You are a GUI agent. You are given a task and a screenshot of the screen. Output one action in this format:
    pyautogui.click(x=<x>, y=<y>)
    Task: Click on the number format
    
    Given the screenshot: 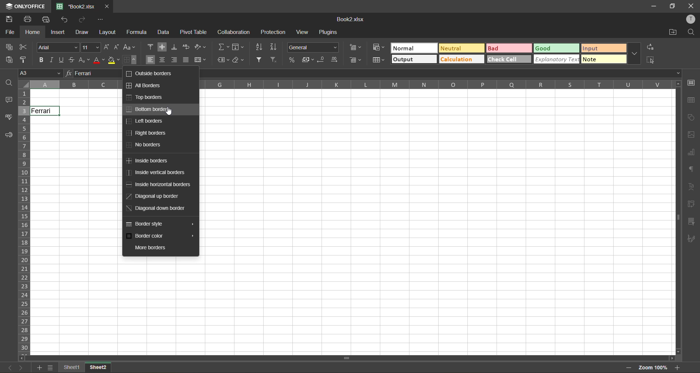 What is the action you would take?
    pyautogui.click(x=312, y=47)
    